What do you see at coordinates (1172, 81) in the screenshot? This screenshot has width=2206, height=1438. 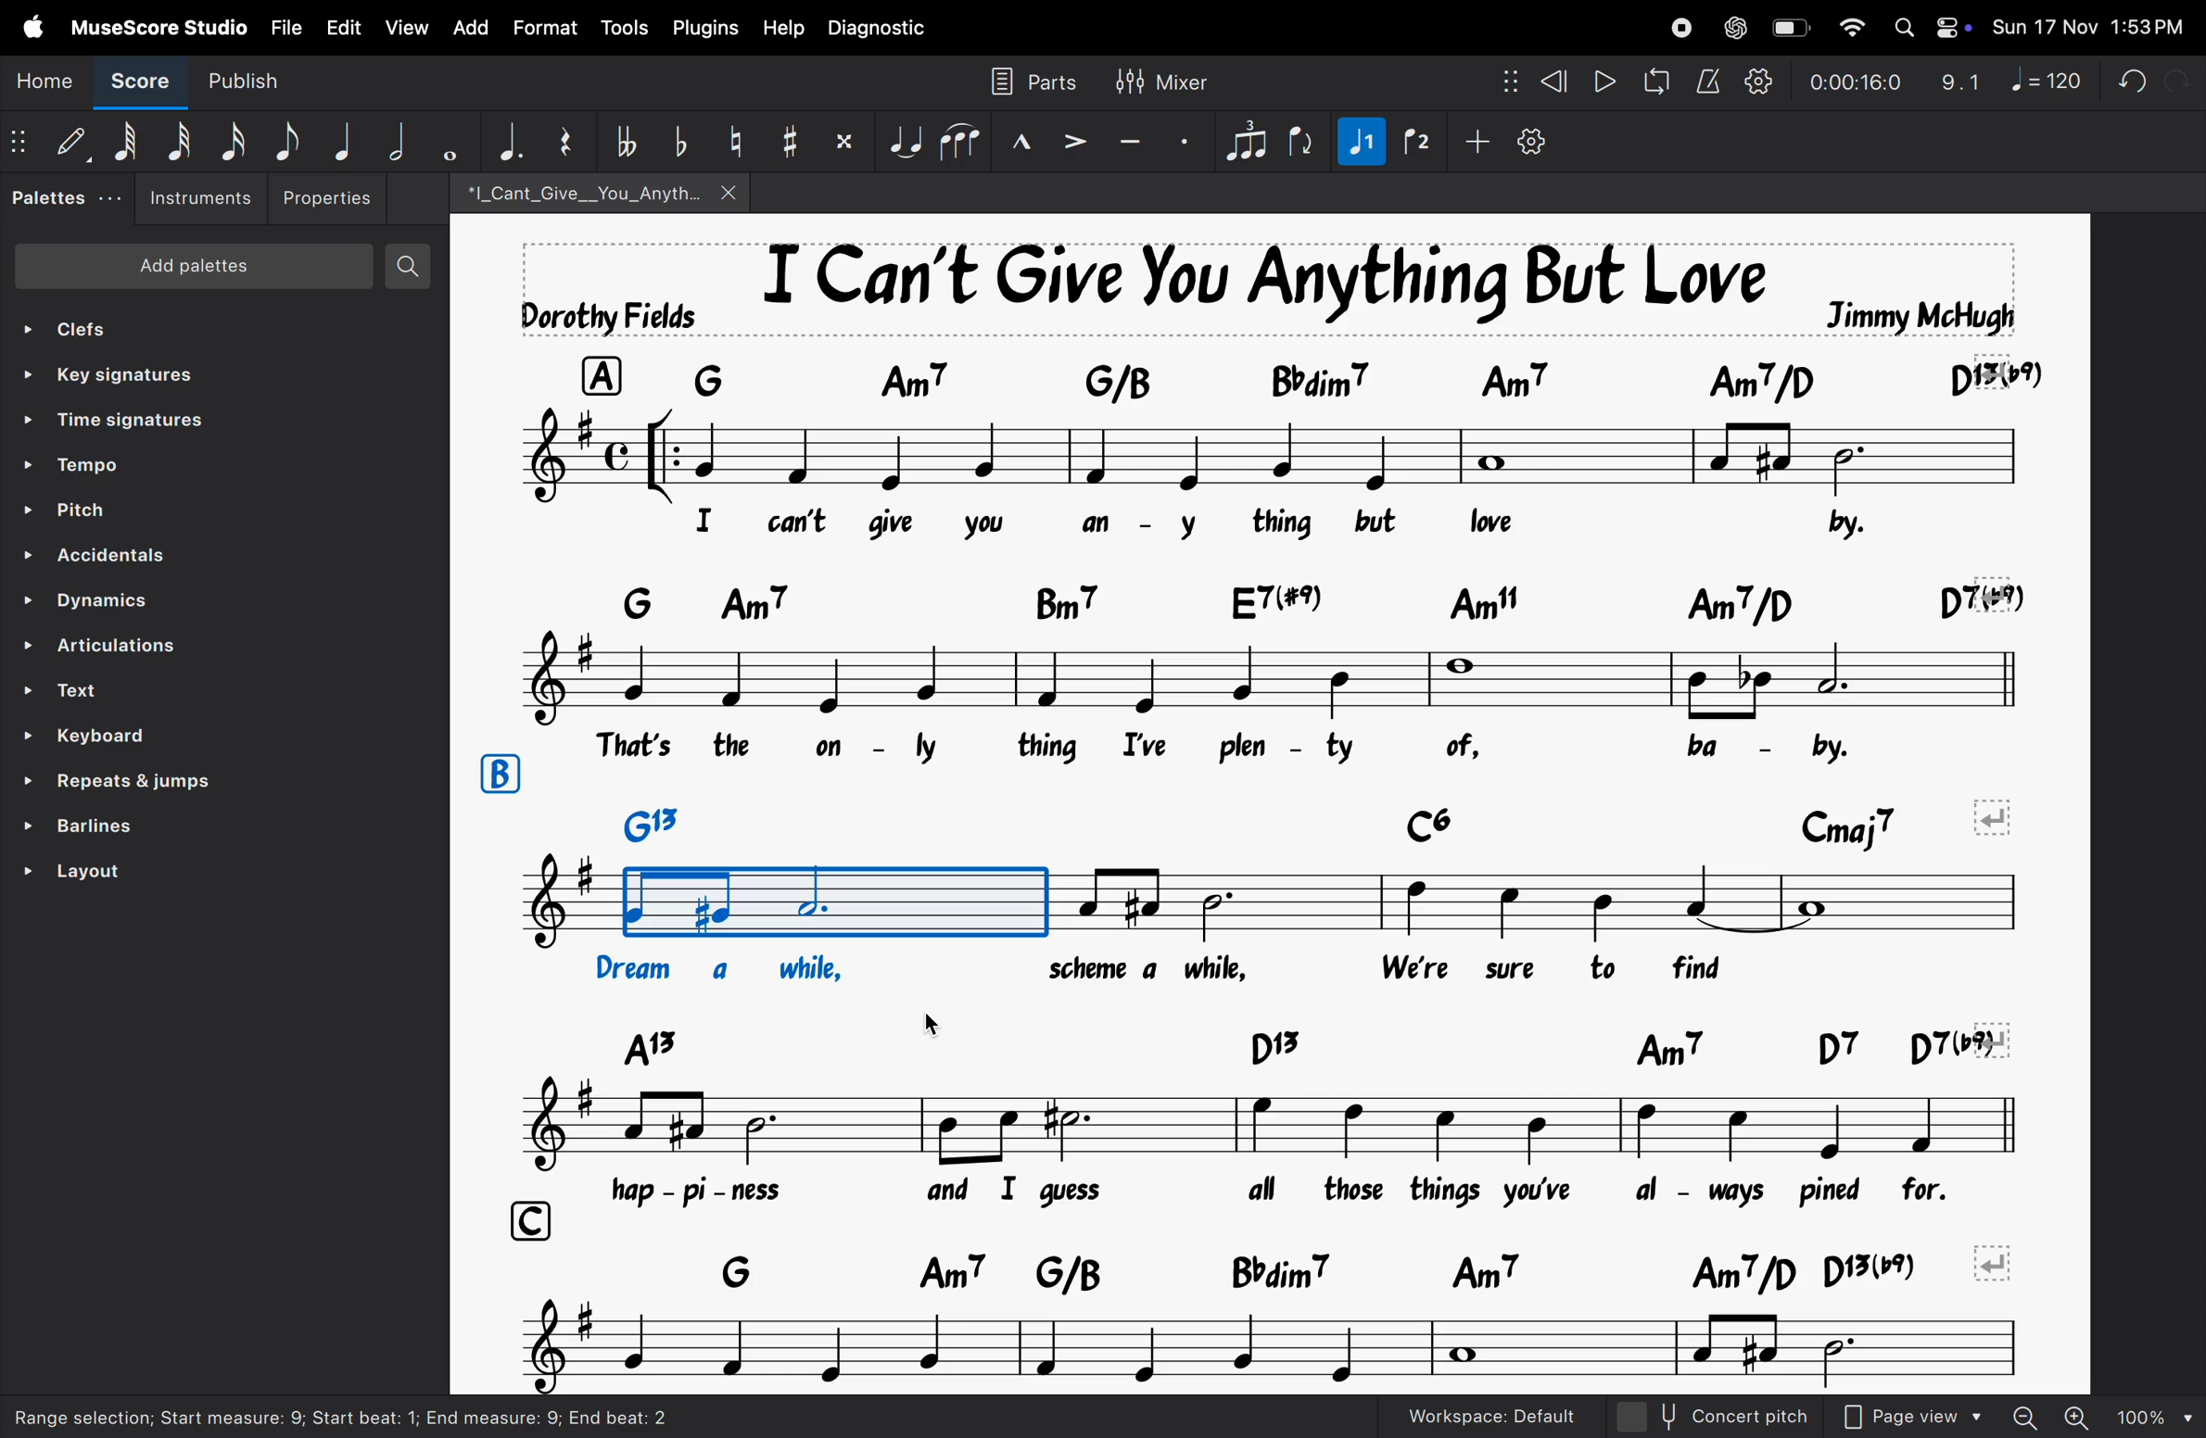 I see `mixer` at bounding box center [1172, 81].